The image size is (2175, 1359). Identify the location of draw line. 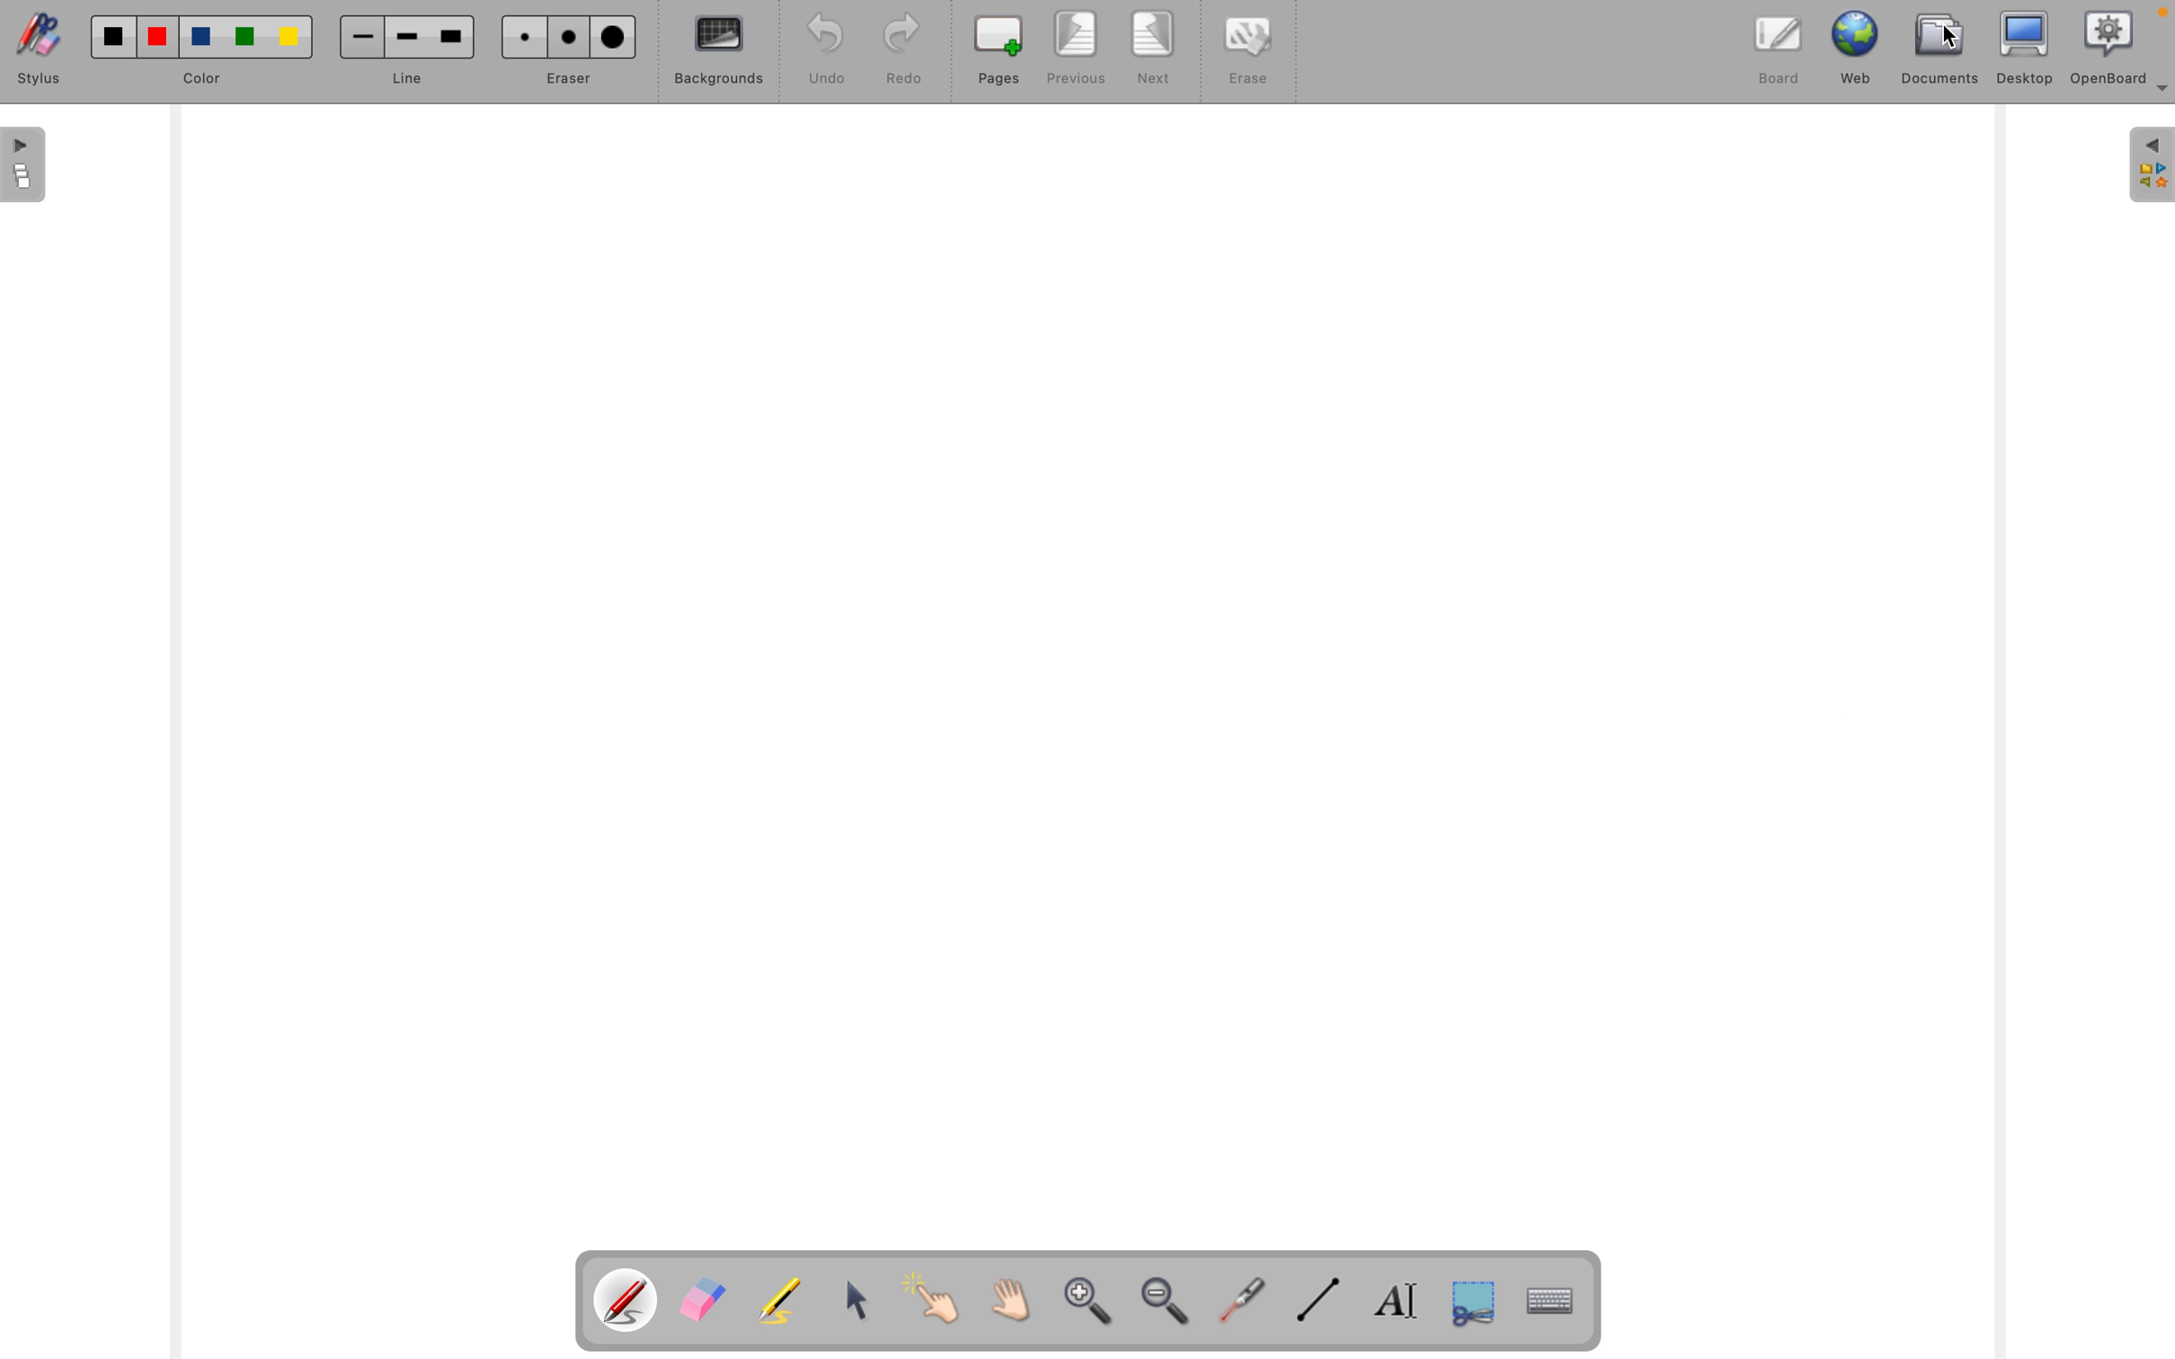
(1325, 1301).